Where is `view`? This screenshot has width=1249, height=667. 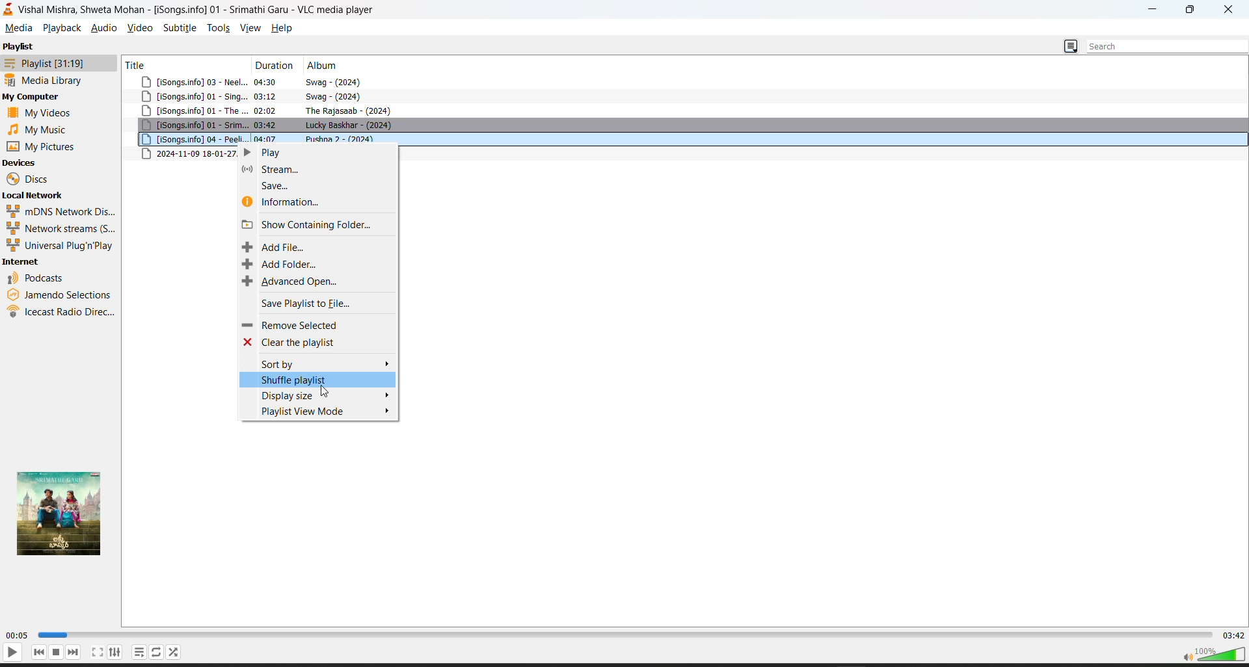
view is located at coordinates (252, 28).